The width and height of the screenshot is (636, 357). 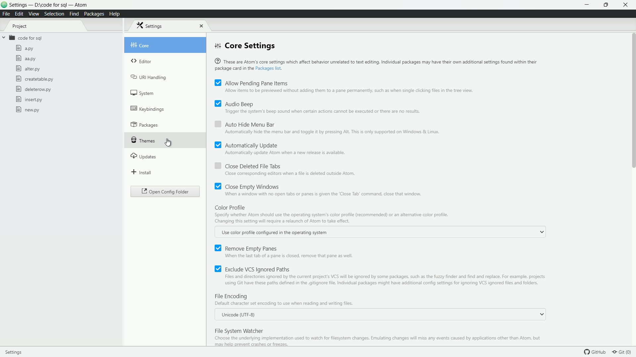 What do you see at coordinates (245, 46) in the screenshot?
I see `core settings` at bounding box center [245, 46].